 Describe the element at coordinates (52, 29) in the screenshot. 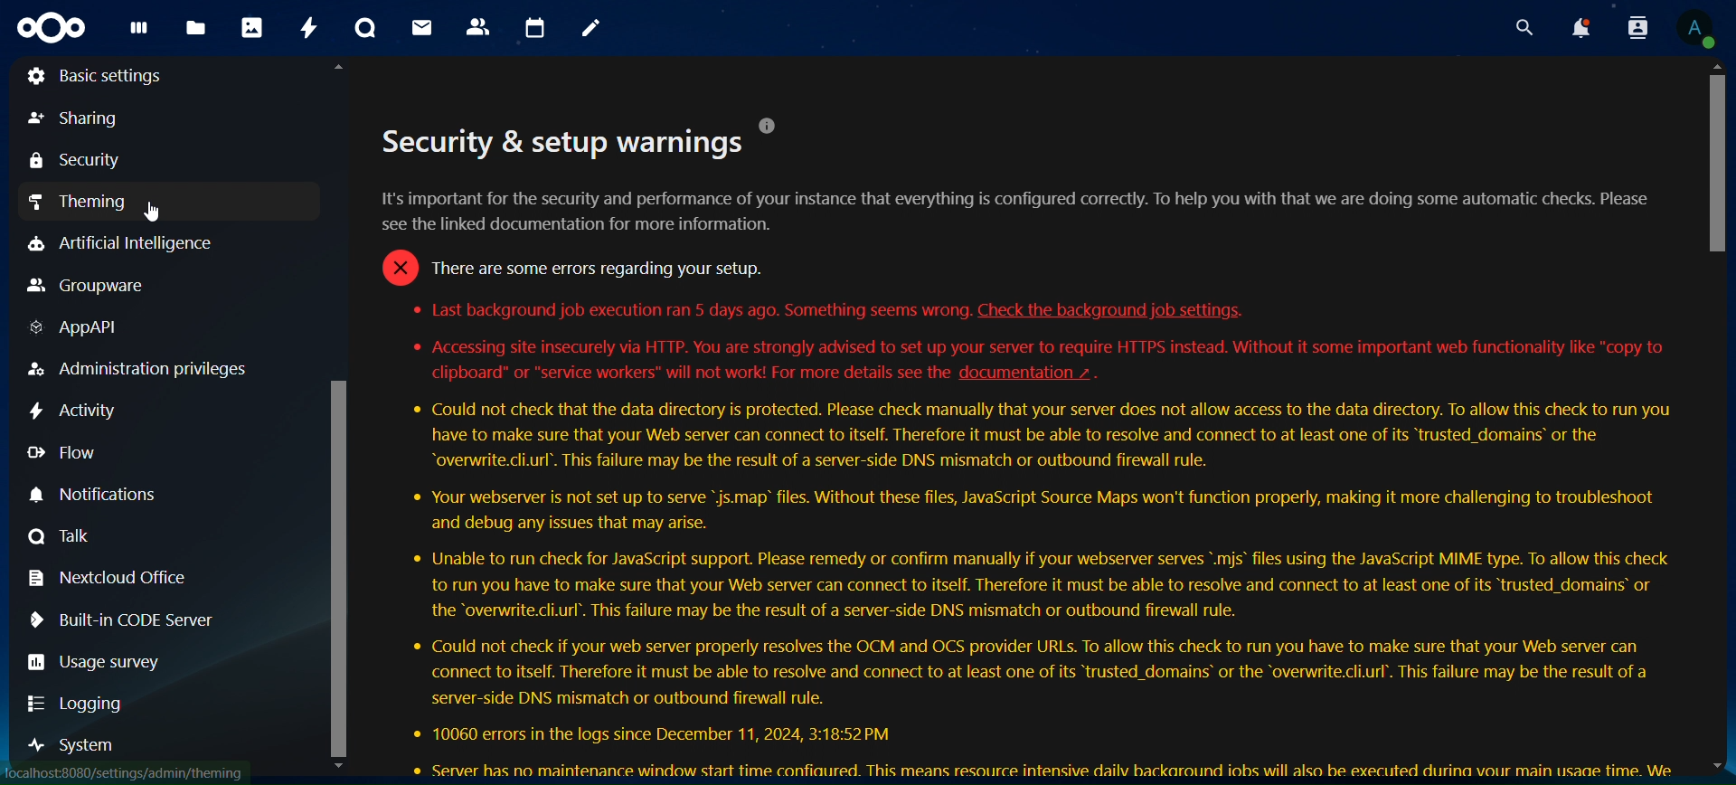

I see `logo` at that location.